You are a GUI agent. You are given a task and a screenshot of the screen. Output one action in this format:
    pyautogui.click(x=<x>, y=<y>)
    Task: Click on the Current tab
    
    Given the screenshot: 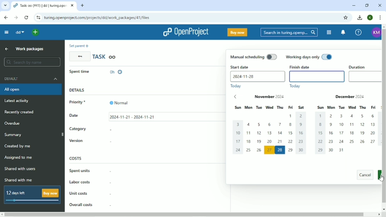 What is the action you would take?
    pyautogui.click(x=44, y=5)
    